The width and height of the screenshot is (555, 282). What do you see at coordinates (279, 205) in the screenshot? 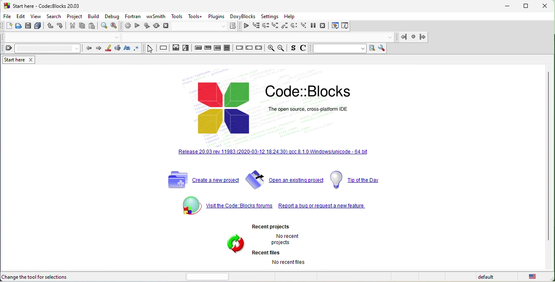
I see `visit the code blocks forum report a bug ` at bounding box center [279, 205].